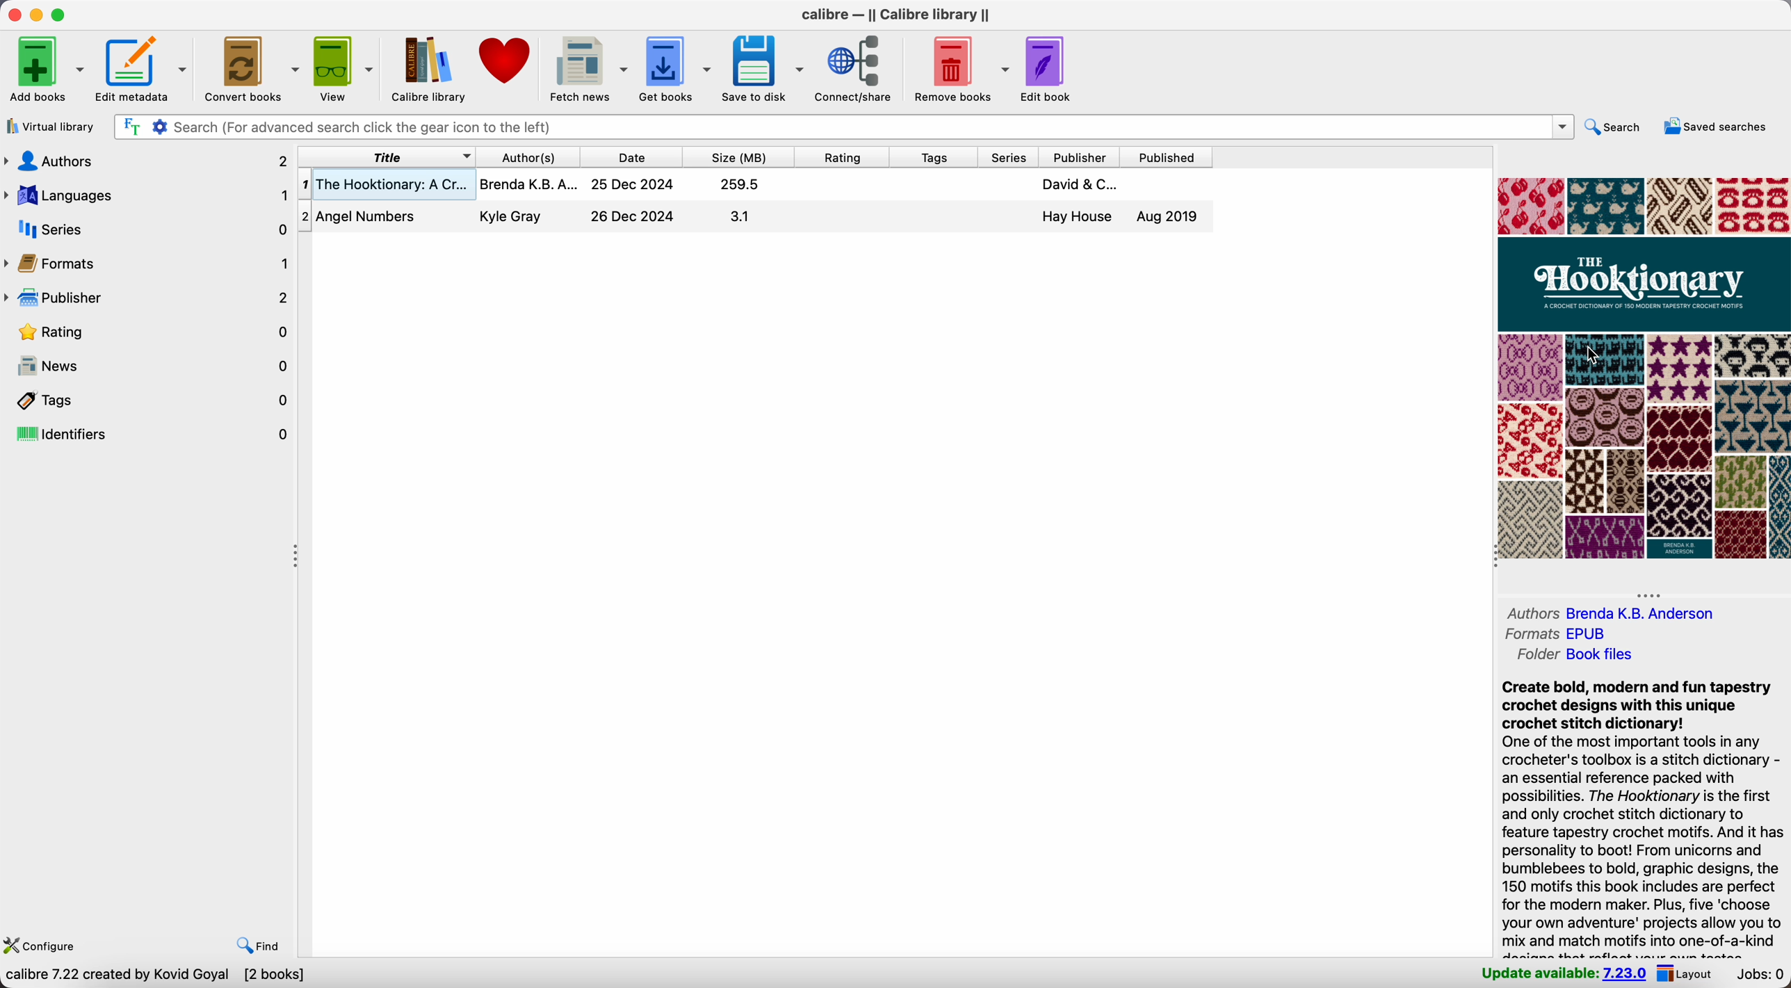  What do you see at coordinates (1584, 357) in the screenshot?
I see `cursor` at bounding box center [1584, 357].